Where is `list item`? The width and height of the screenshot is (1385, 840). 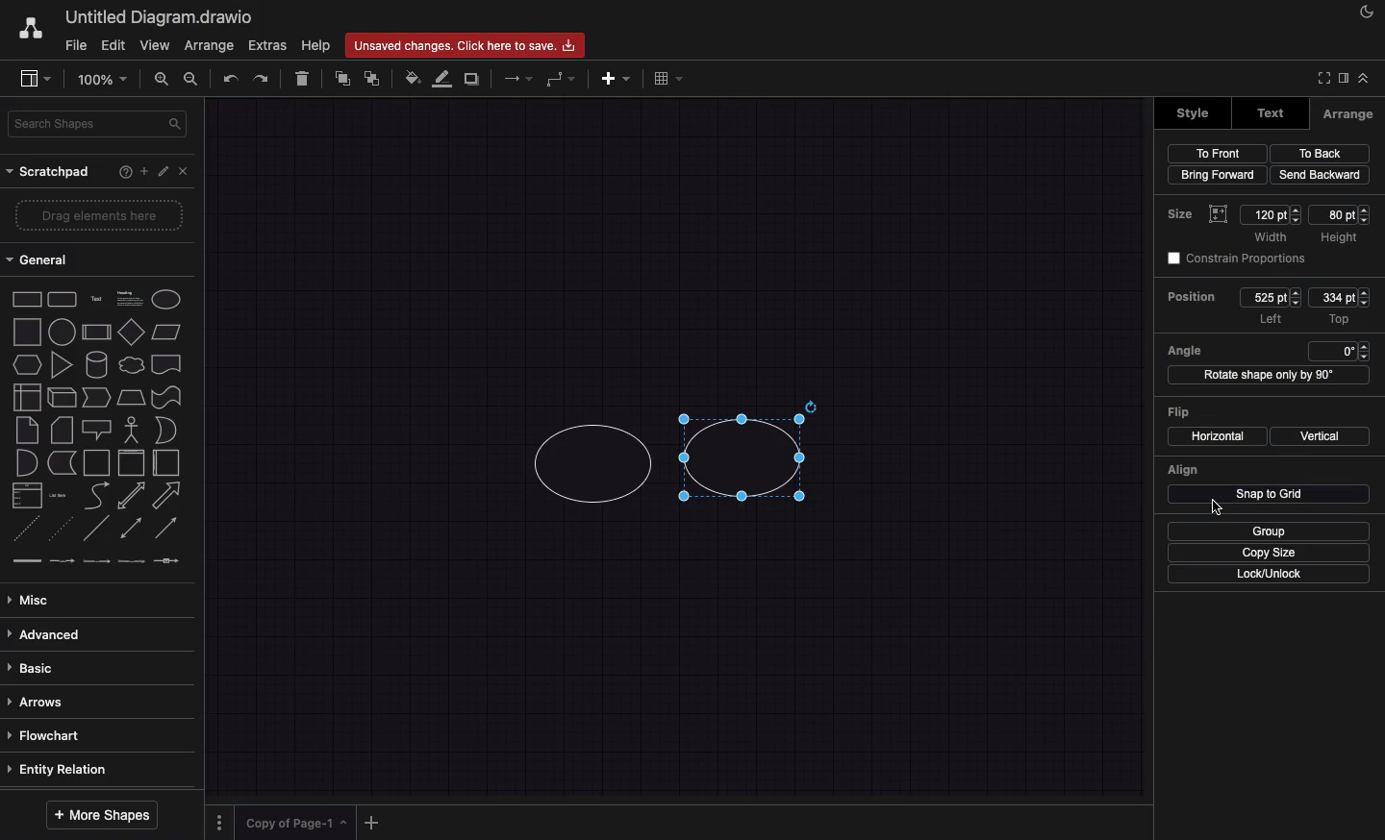 list item is located at coordinates (58, 496).